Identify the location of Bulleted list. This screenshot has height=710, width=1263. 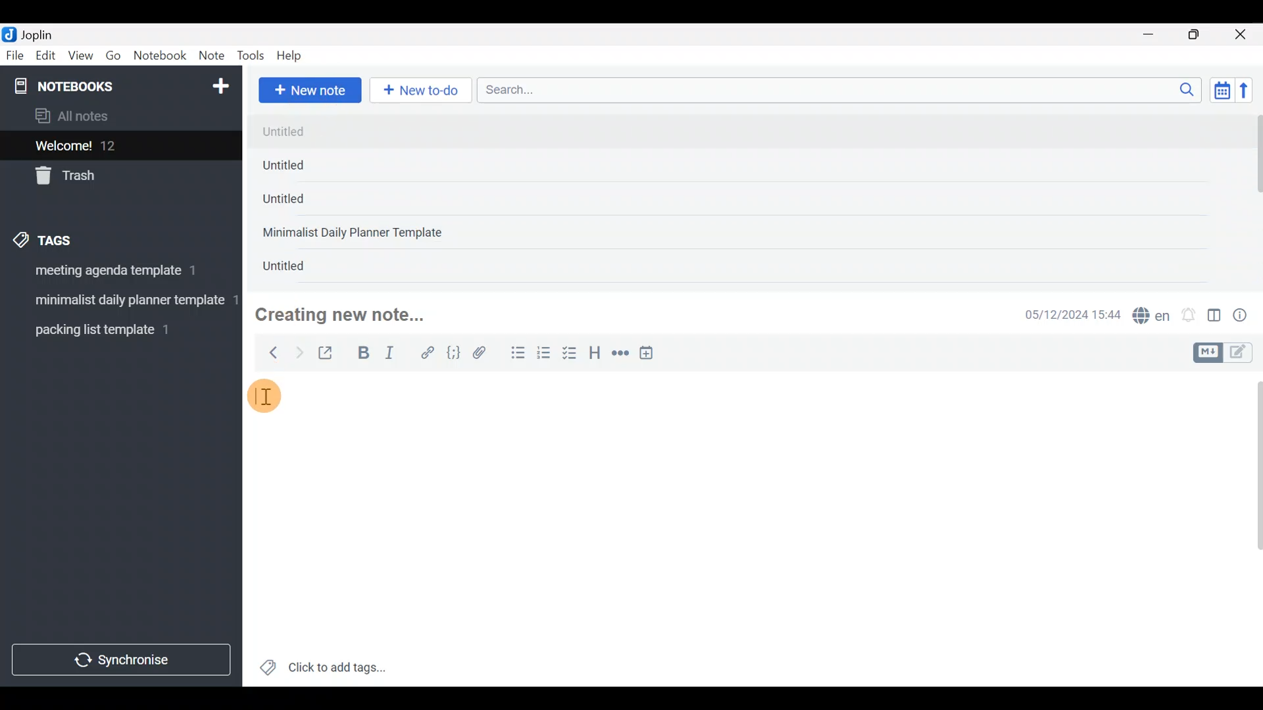
(515, 354).